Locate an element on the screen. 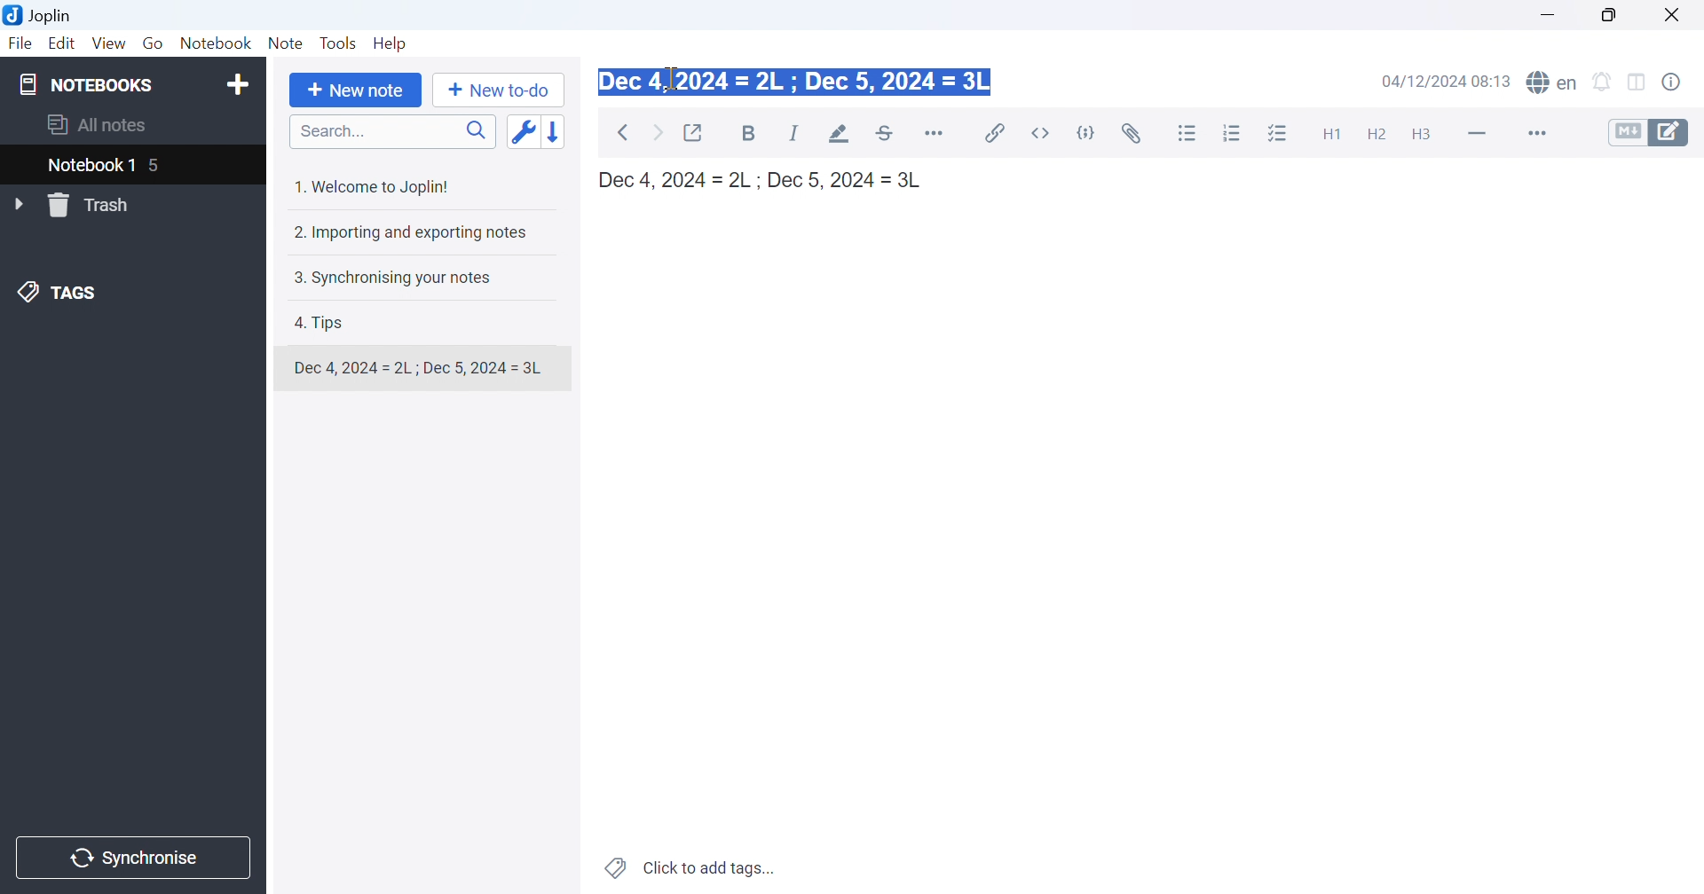  4 is located at coordinates (156, 166).